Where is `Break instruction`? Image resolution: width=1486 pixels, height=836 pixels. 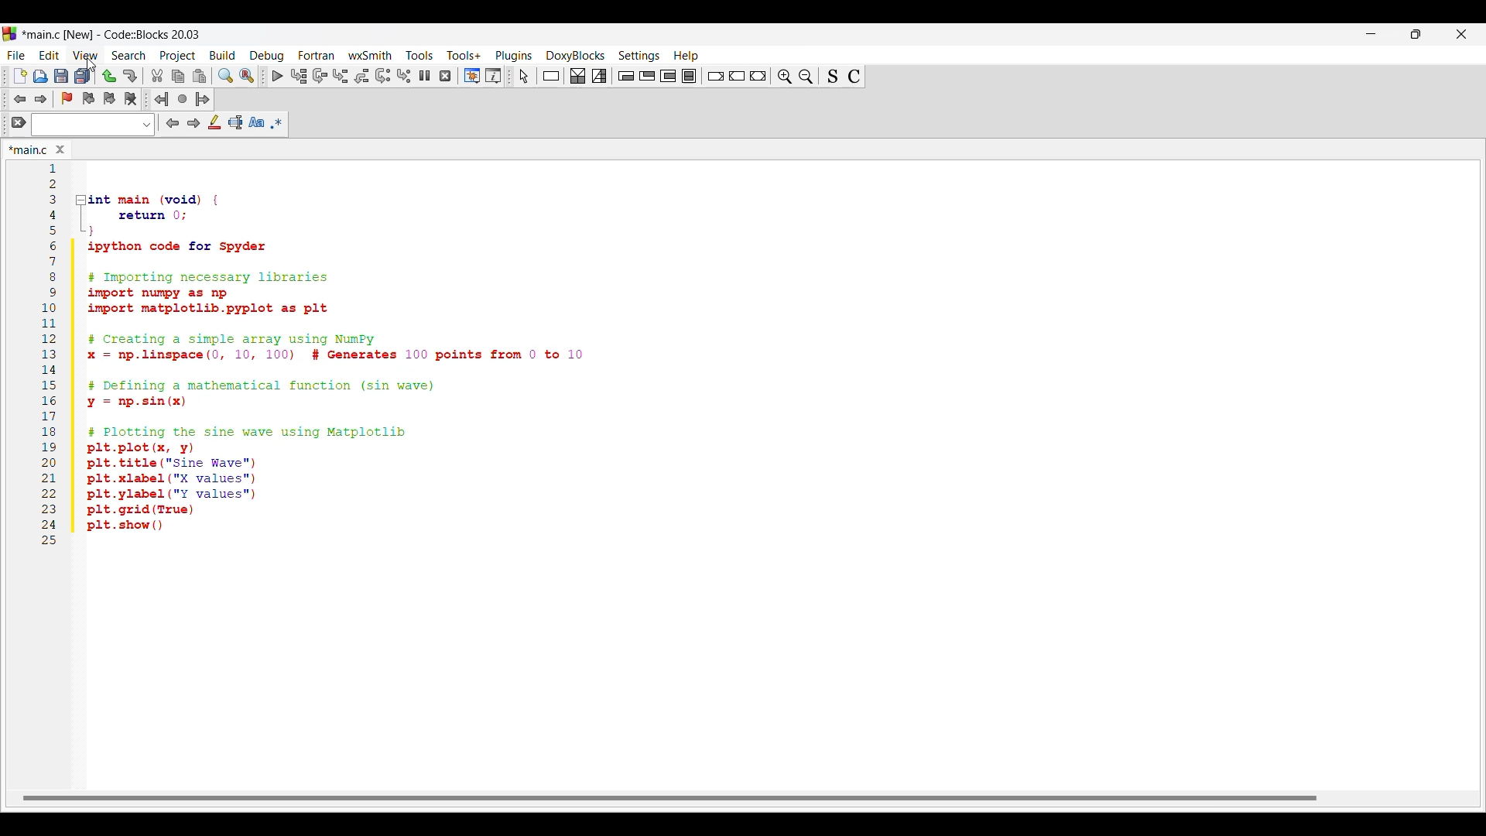
Break instruction is located at coordinates (716, 76).